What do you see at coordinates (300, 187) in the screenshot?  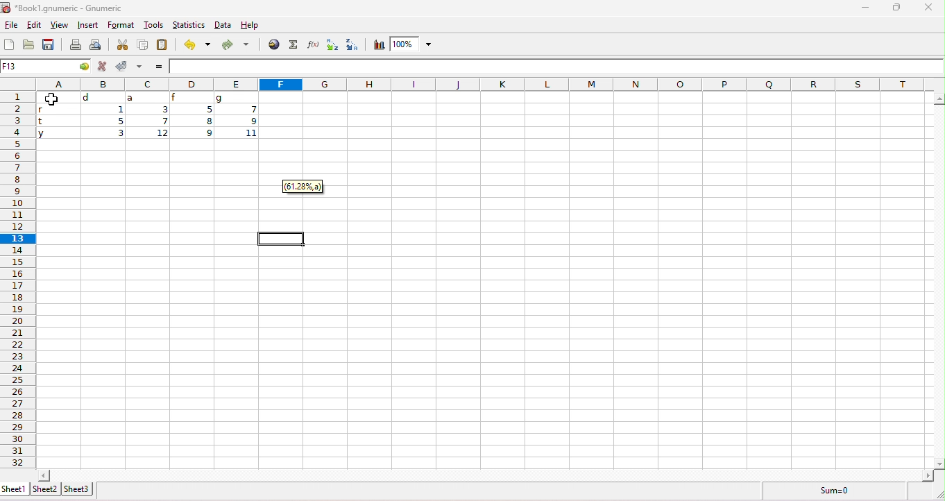 I see `61.28%` at bounding box center [300, 187].